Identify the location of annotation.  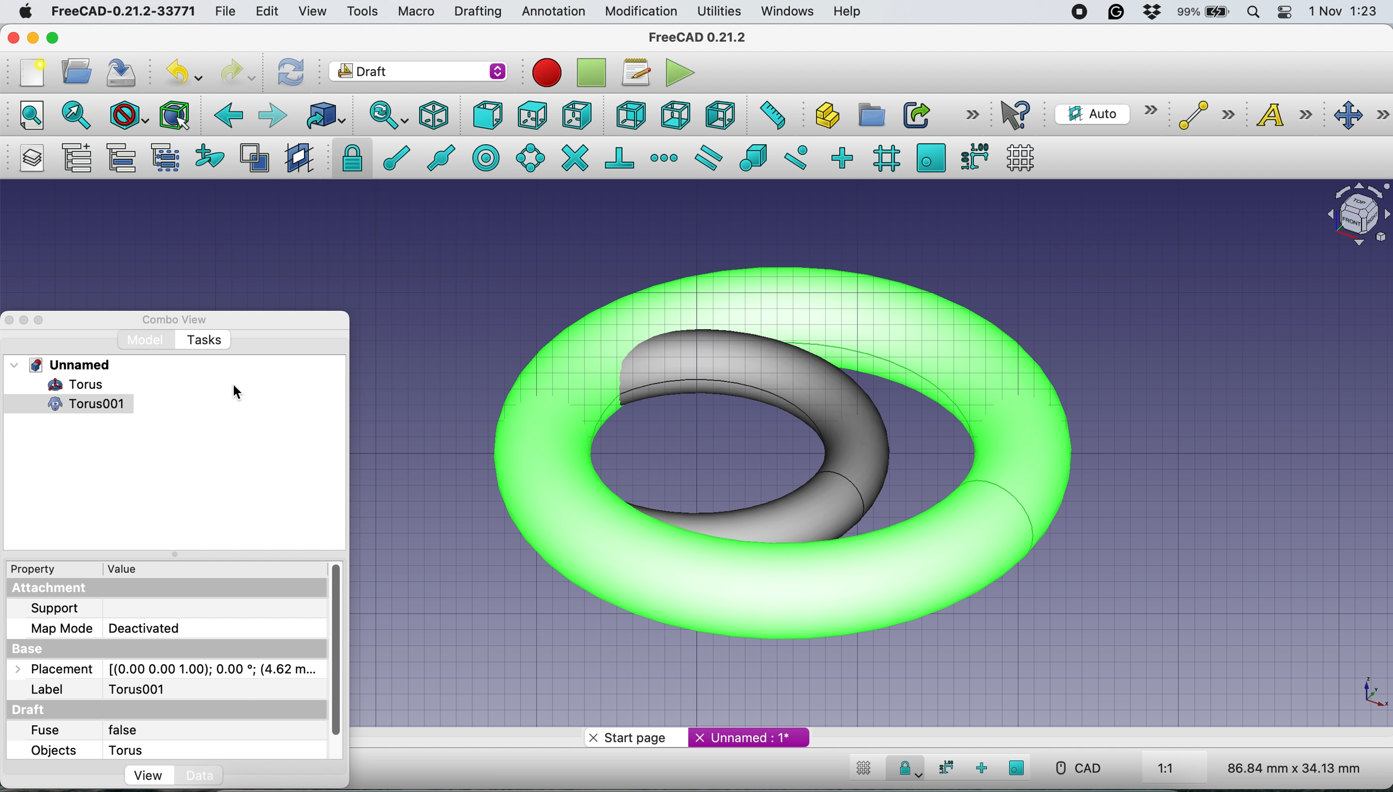
(553, 12).